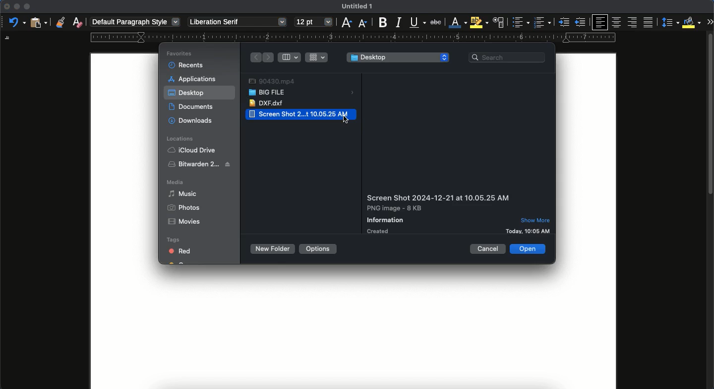 Image resolution: width=714 pixels, height=389 pixels. Describe the element at coordinates (238, 22) in the screenshot. I see `liberation serif - font style` at that location.